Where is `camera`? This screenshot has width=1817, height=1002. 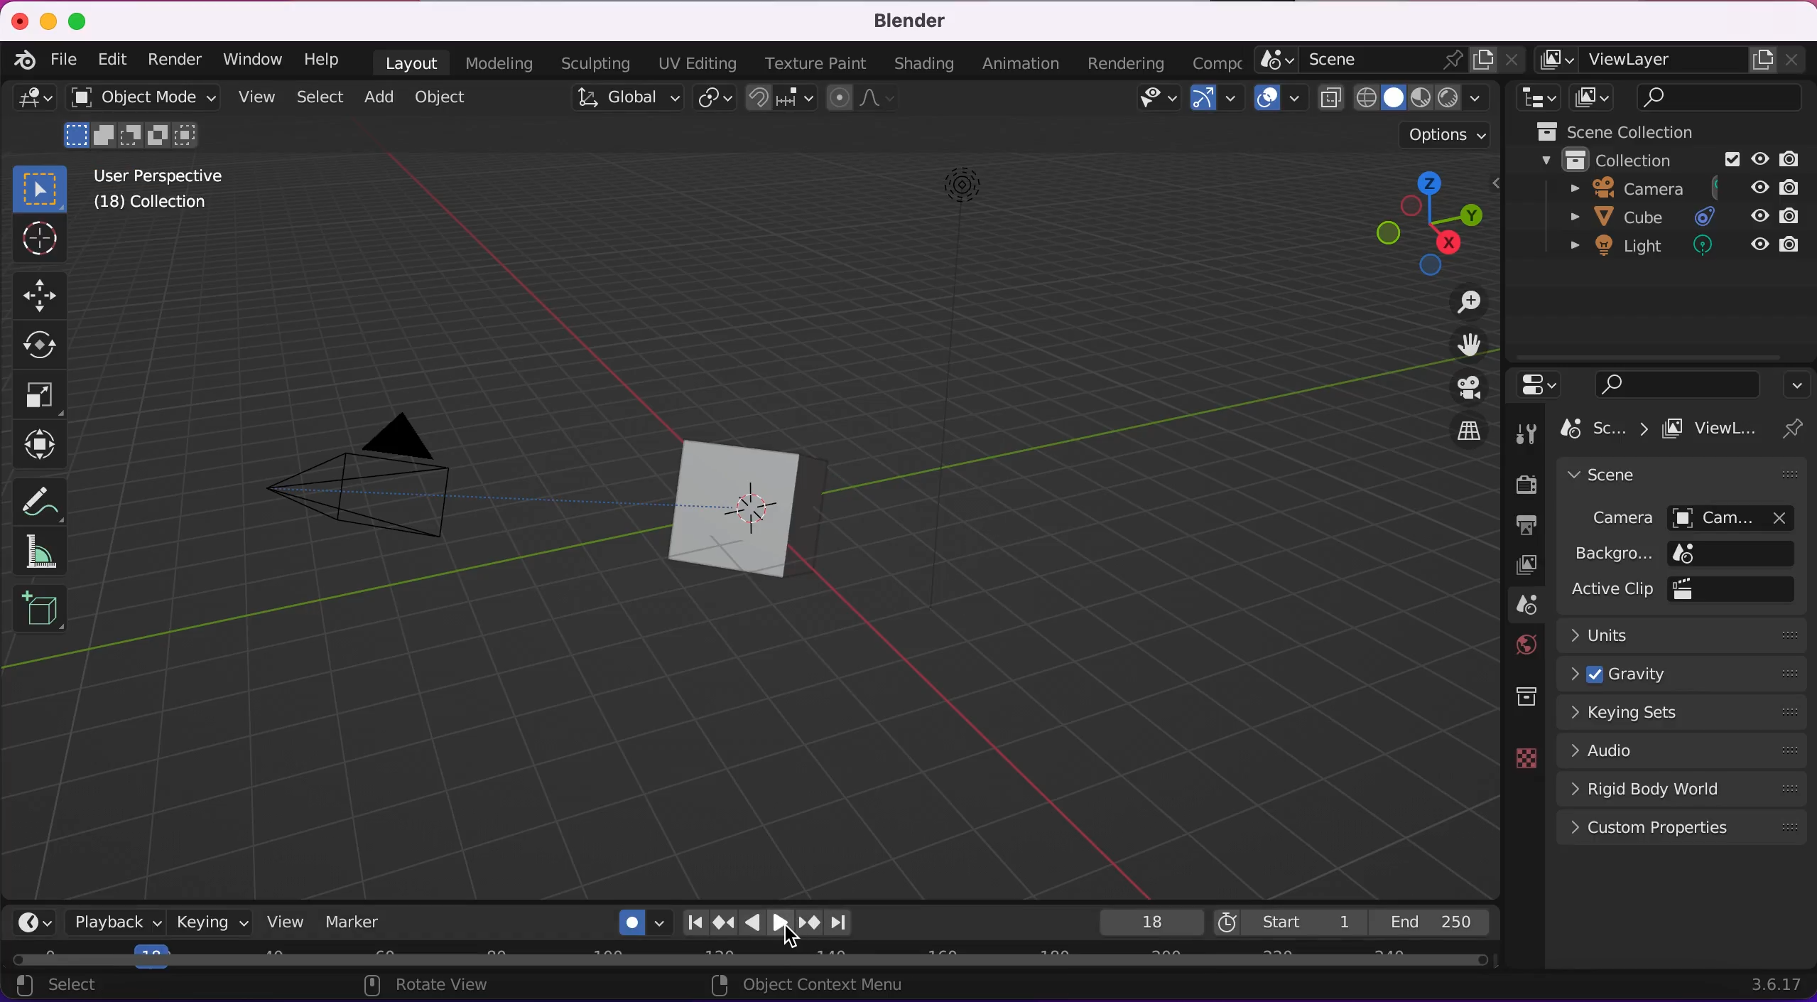 camera is located at coordinates (393, 475).